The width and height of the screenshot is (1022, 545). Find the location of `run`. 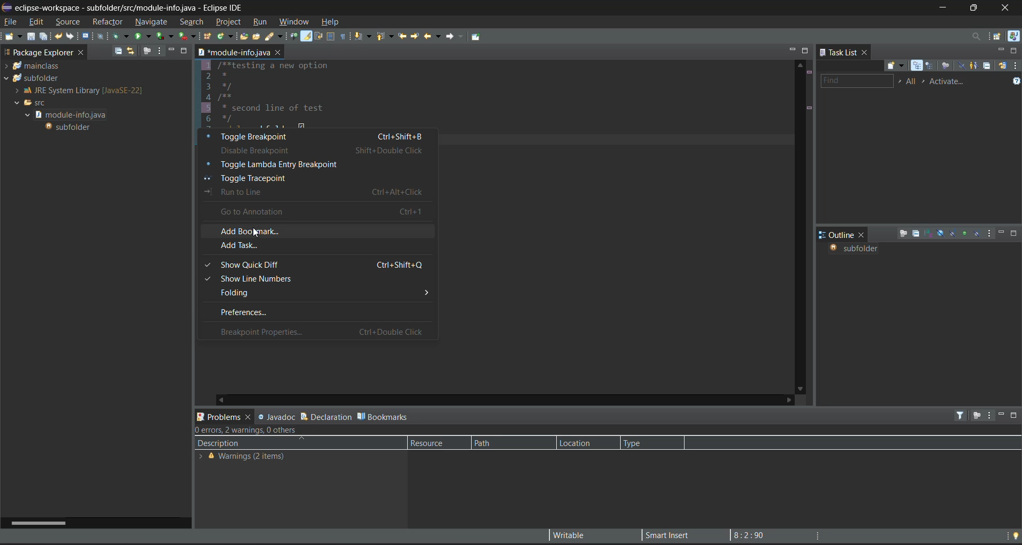

run is located at coordinates (262, 22).